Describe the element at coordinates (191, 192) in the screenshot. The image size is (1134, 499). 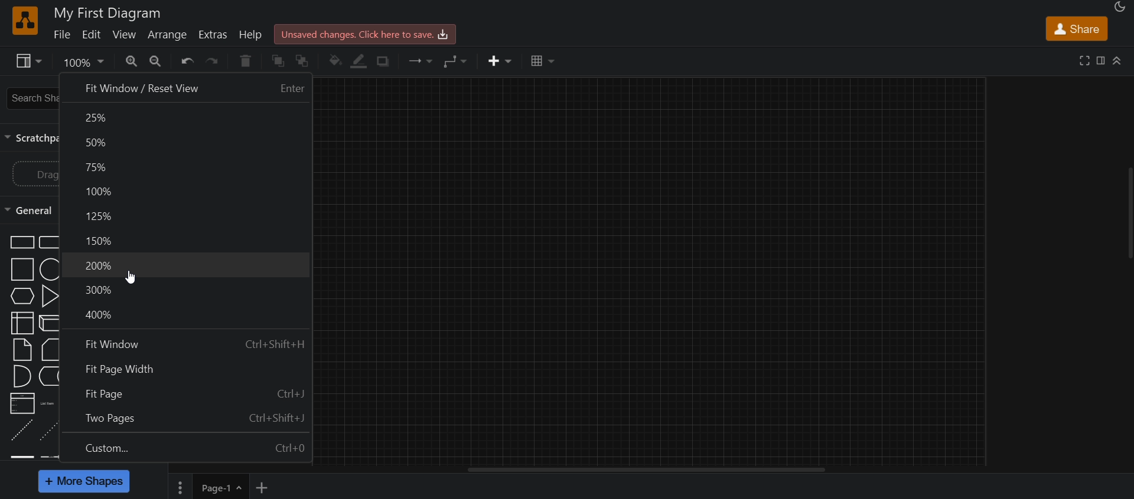
I see `100%` at that location.